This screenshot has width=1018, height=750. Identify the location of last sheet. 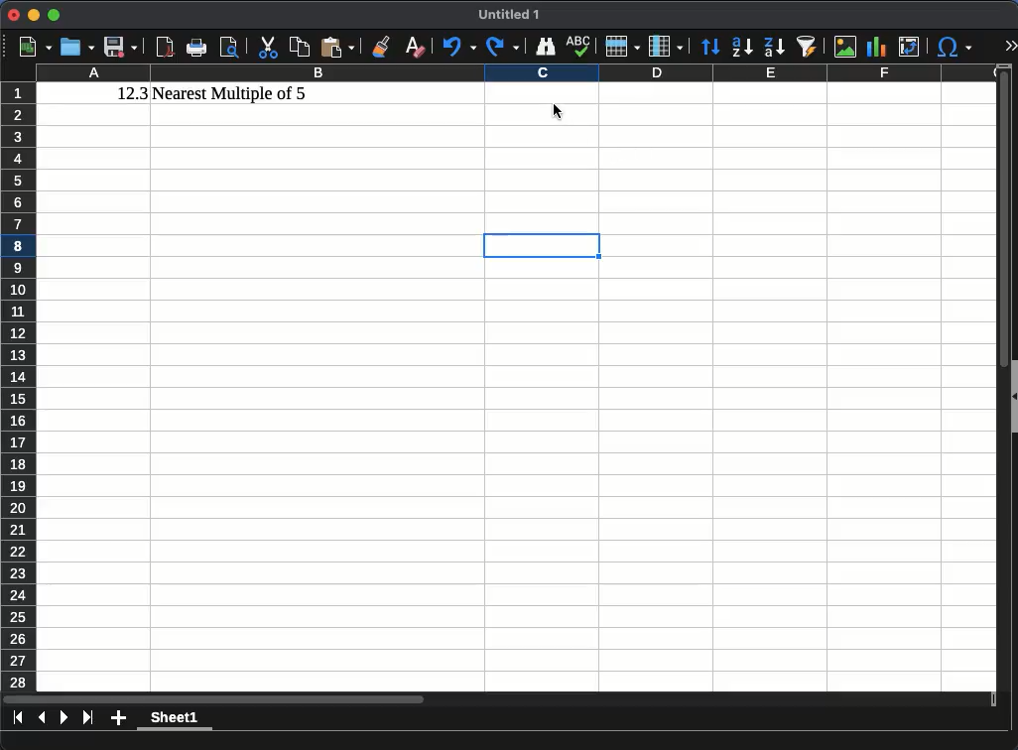
(89, 718).